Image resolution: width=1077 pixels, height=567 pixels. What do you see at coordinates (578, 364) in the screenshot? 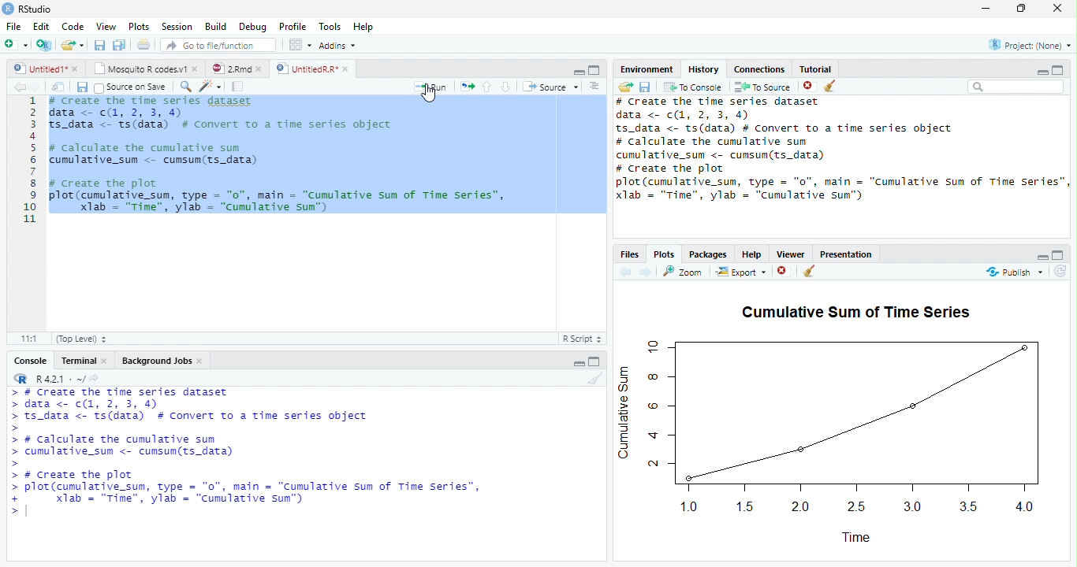
I see `Minimize` at bounding box center [578, 364].